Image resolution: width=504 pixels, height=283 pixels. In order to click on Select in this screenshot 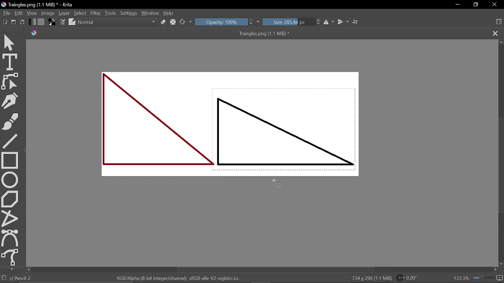, I will do `click(81, 13)`.